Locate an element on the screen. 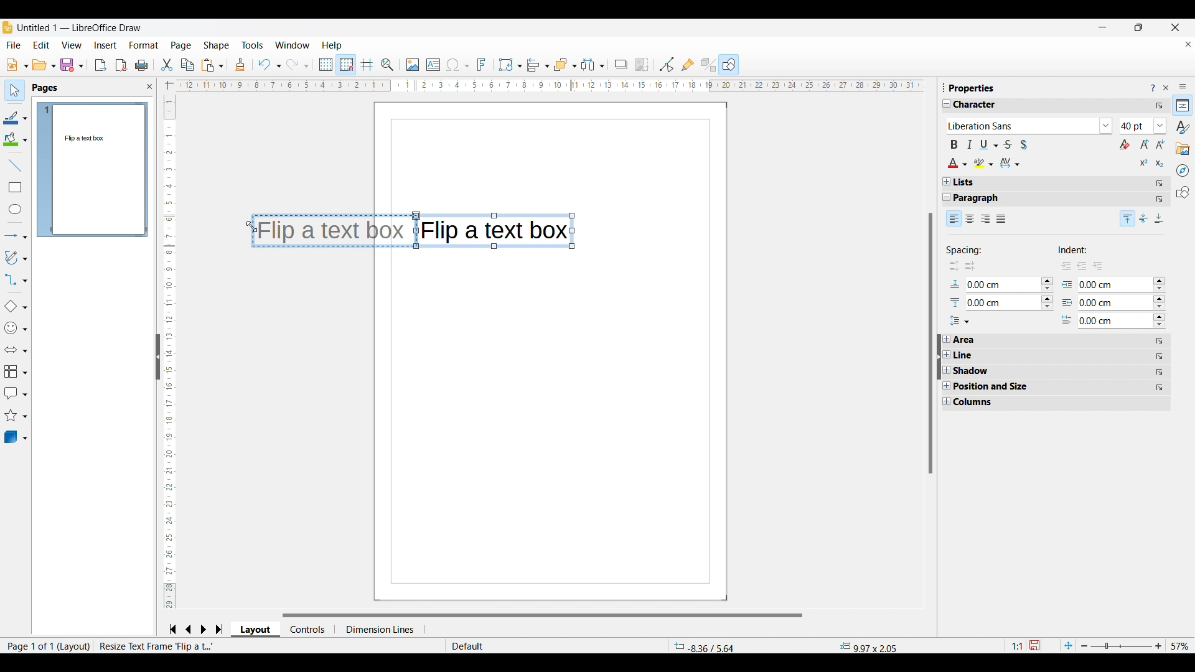 The width and height of the screenshot is (1195, 672). Horizontal ruler is located at coordinates (541, 86).